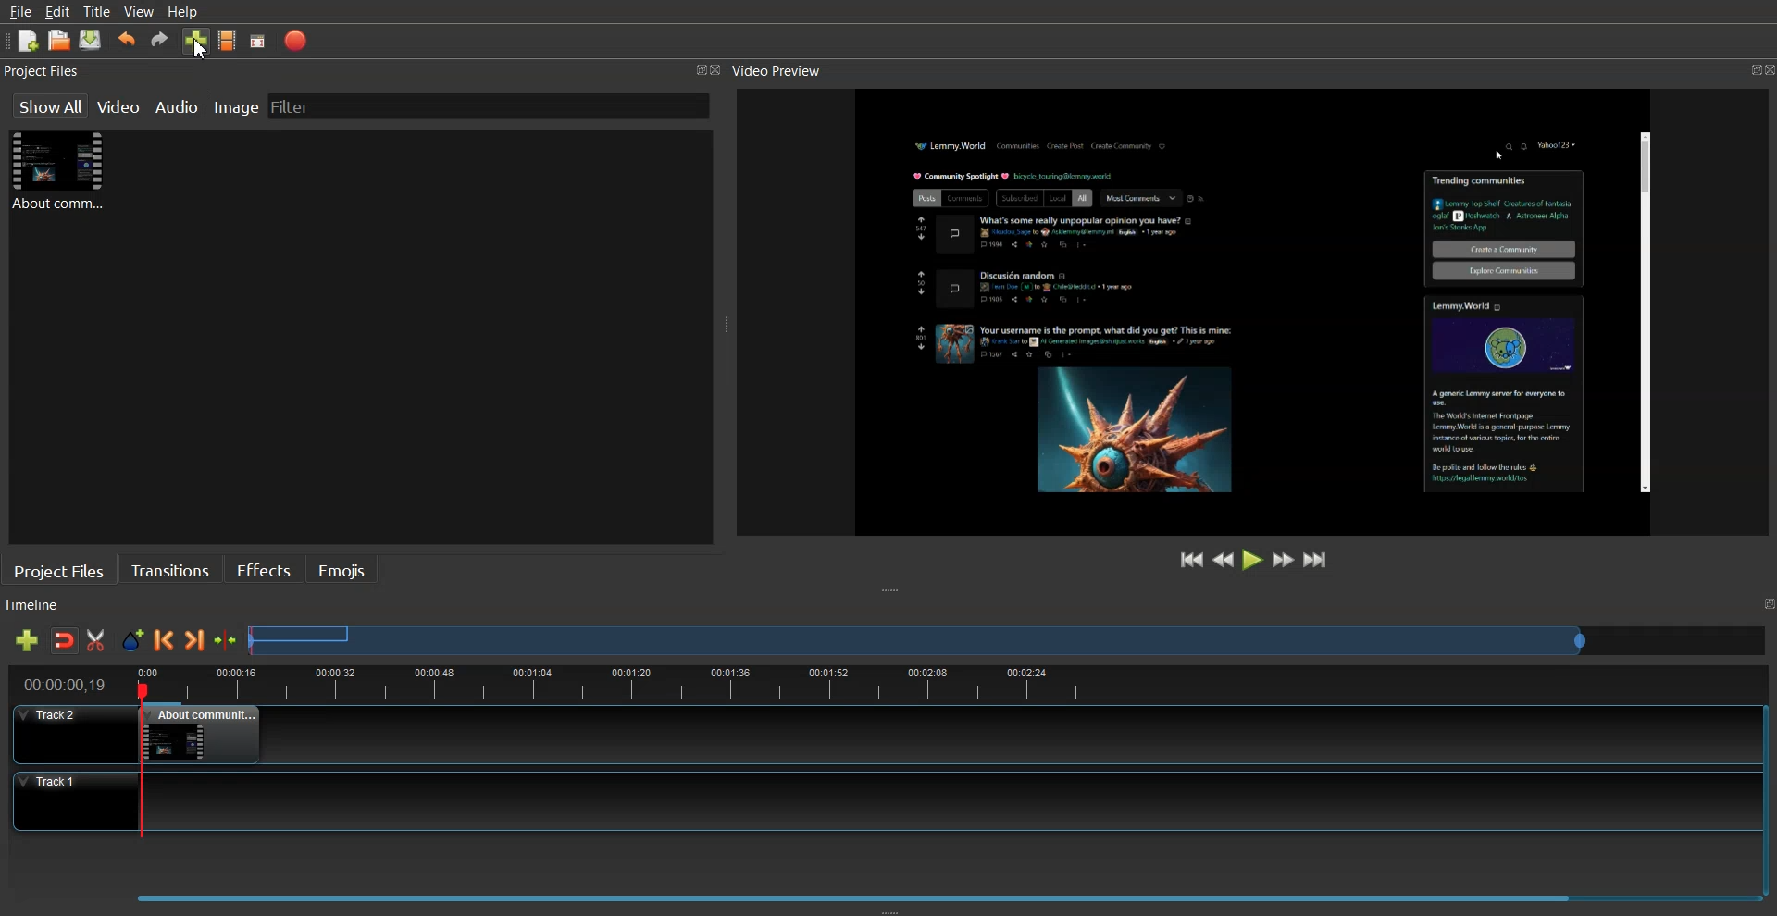  What do you see at coordinates (343, 569) in the screenshot?
I see `Emojis` at bounding box center [343, 569].